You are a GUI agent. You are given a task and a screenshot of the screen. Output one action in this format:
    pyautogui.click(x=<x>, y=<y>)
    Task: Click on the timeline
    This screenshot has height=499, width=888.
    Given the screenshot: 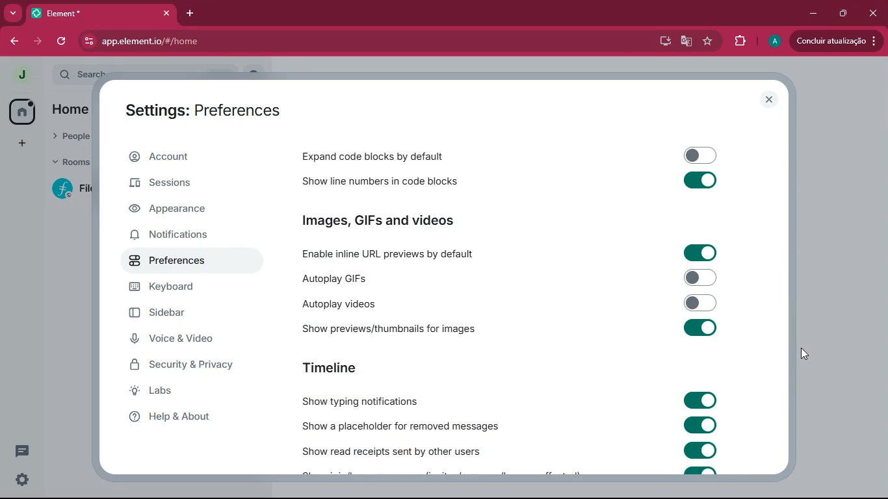 What is the action you would take?
    pyautogui.click(x=330, y=366)
    